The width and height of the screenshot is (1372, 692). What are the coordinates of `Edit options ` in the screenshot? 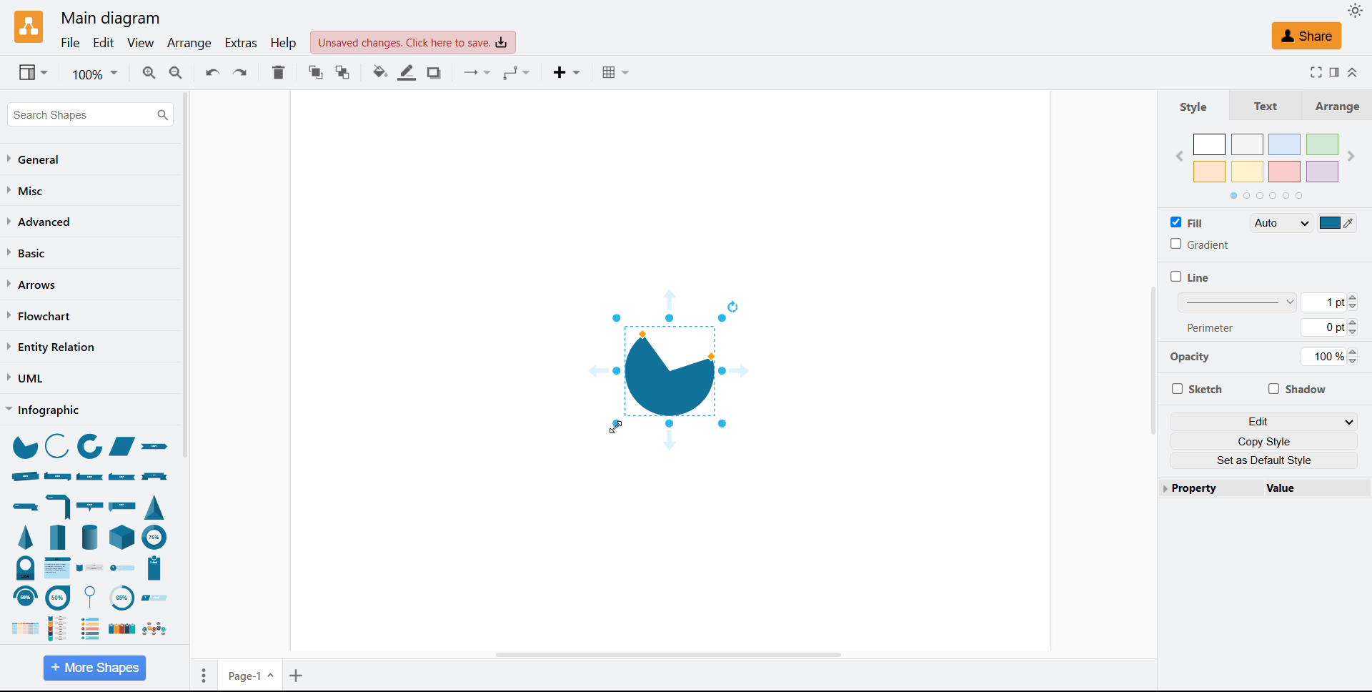 It's located at (1265, 421).